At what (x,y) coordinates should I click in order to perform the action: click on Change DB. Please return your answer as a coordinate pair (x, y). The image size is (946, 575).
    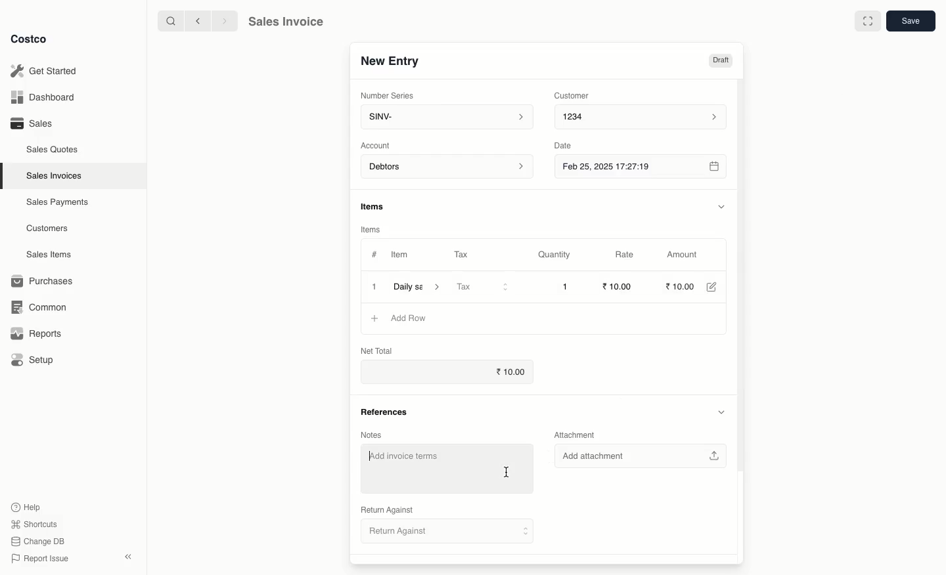
    Looking at the image, I should click on (39, 541).